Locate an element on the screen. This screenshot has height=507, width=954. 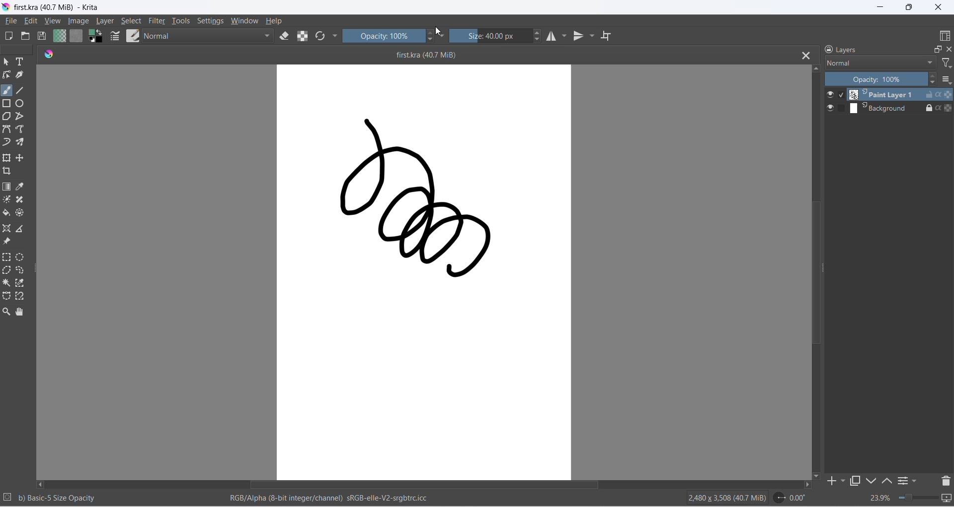
pan tool is located at coordinates (19, 312).